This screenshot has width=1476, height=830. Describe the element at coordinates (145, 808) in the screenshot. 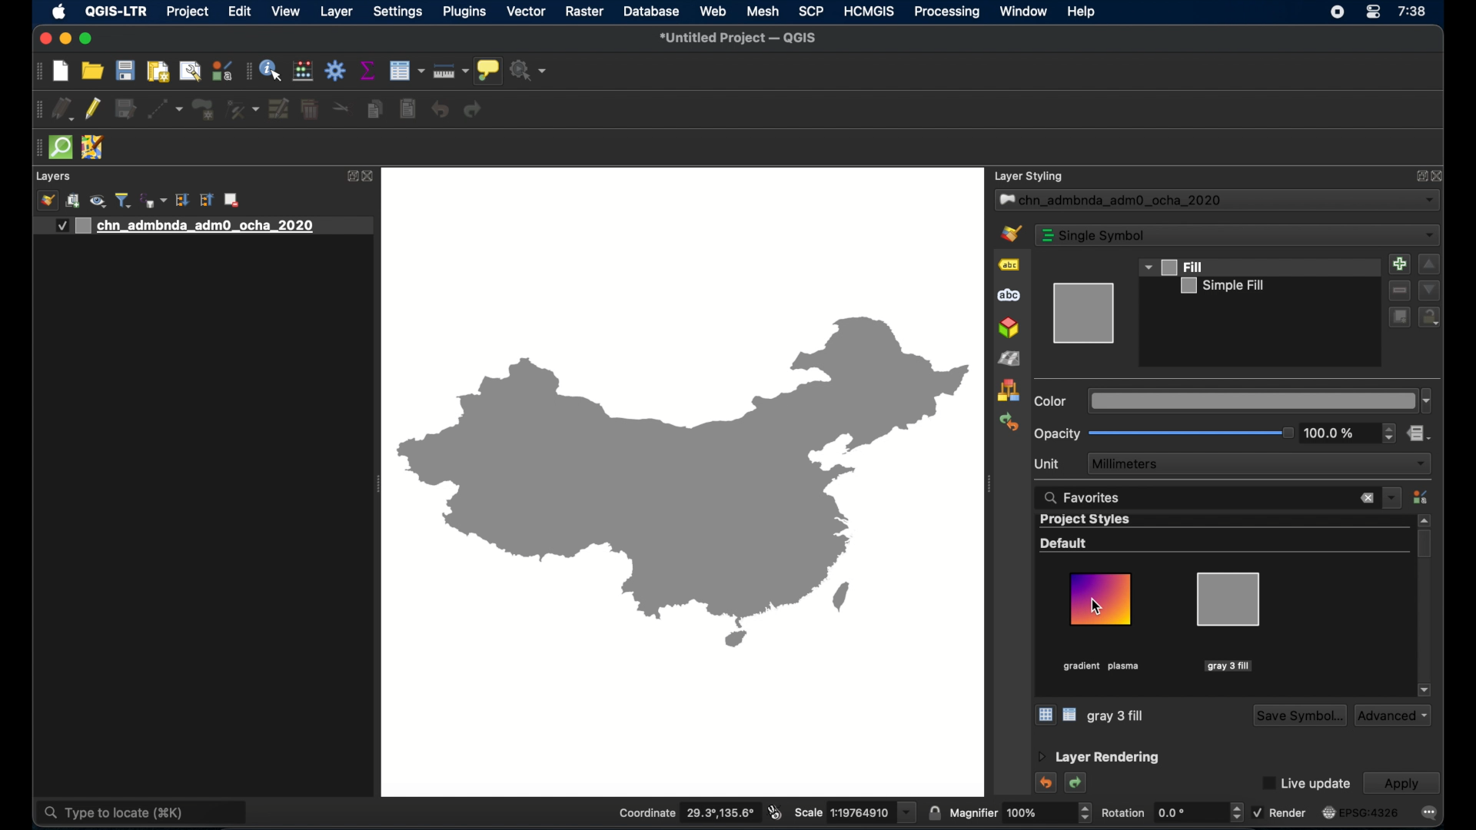

I see `Q Type to locate (3K)` at that location.